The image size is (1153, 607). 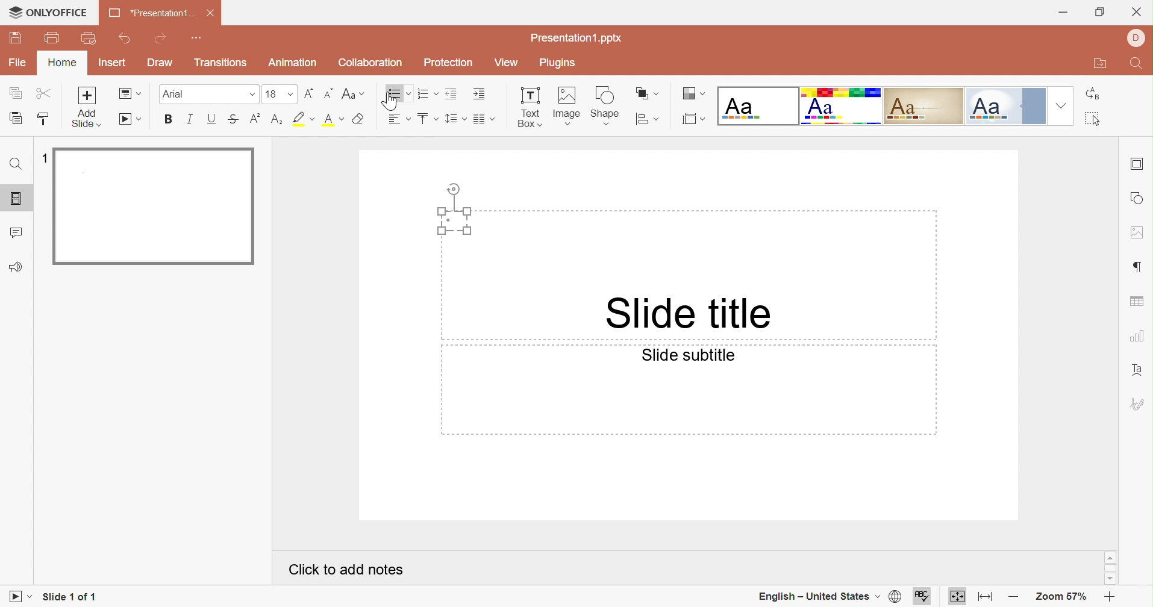 What do you see at coordinates (346, 567) in the screenshot?
I see `Click to add notes` at bounding box center [346, 567].